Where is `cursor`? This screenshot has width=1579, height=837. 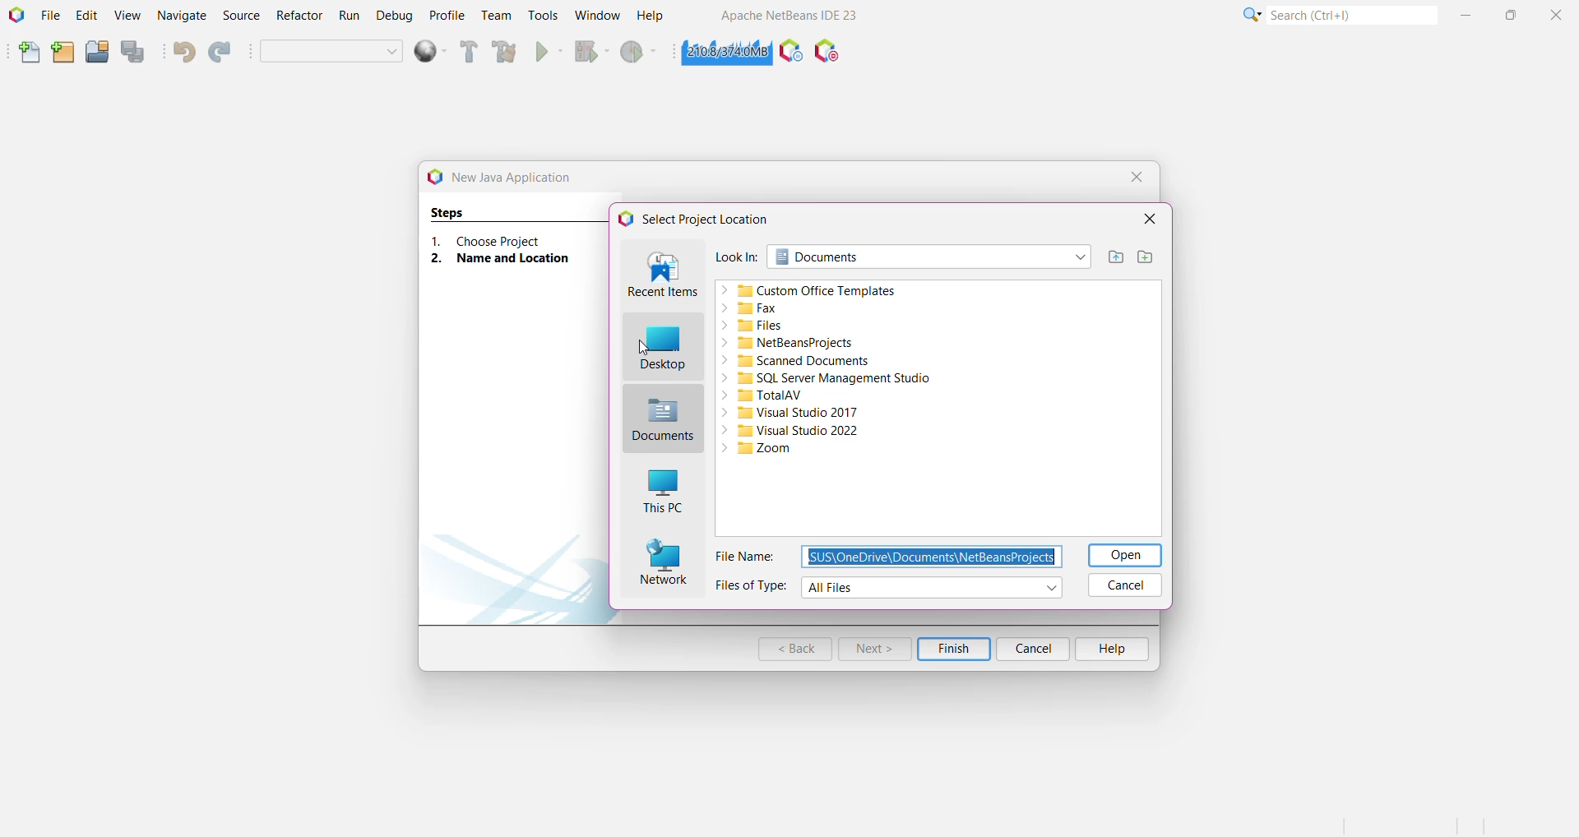 cursor is located at coordinates (641, 349).